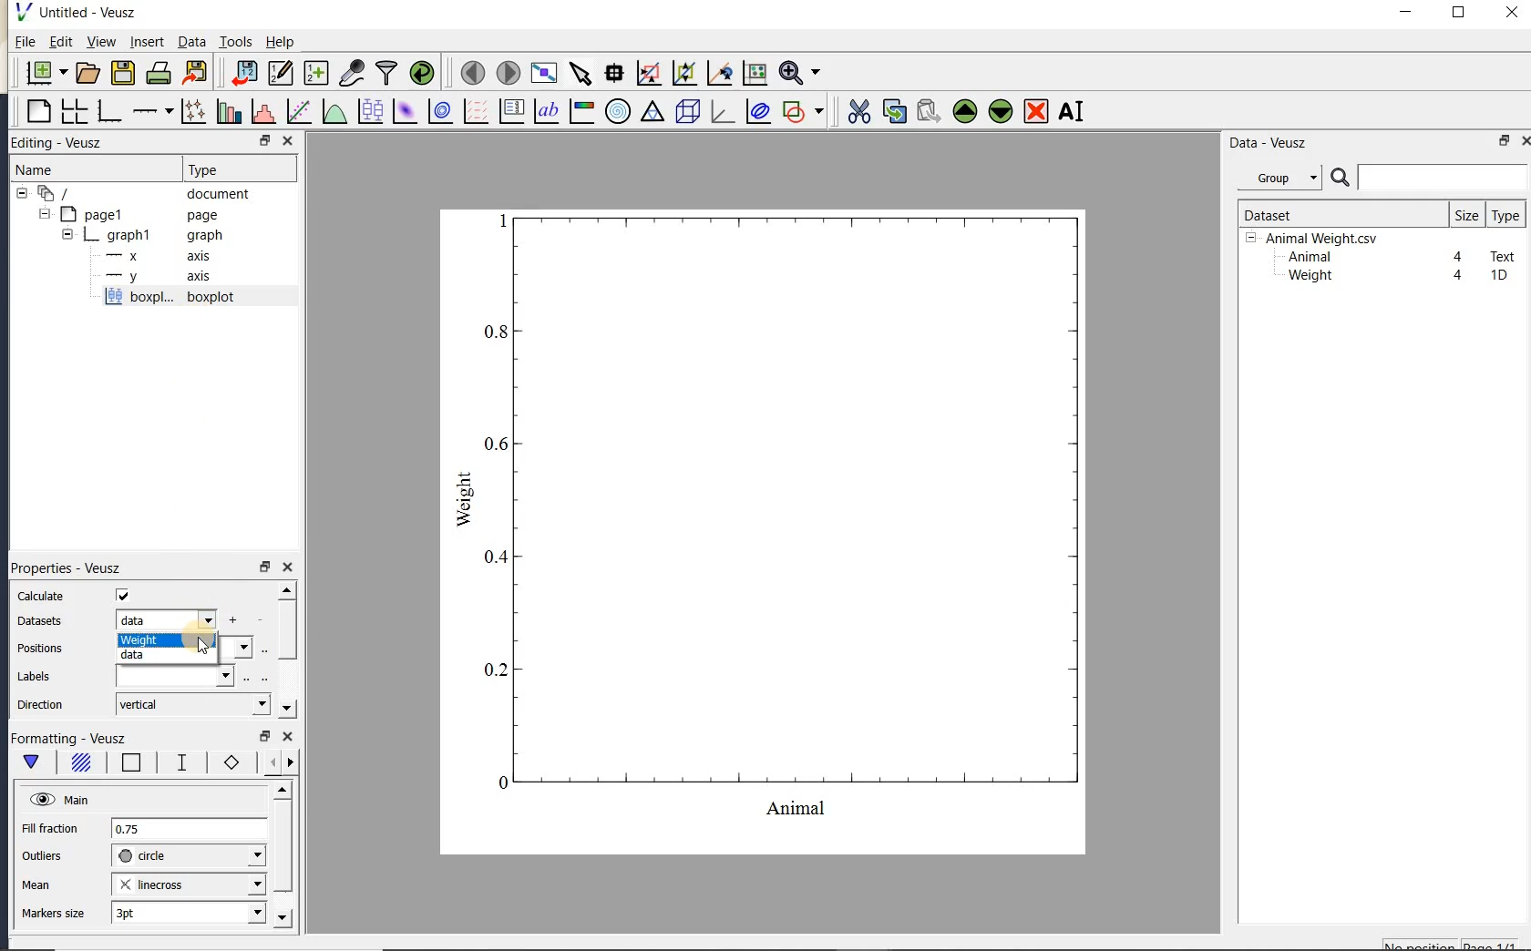 The image size is (1531, 951). Describe the element at coordinates (756, 110) in the screenshot. I see `plot covariance ellipses` at that location.